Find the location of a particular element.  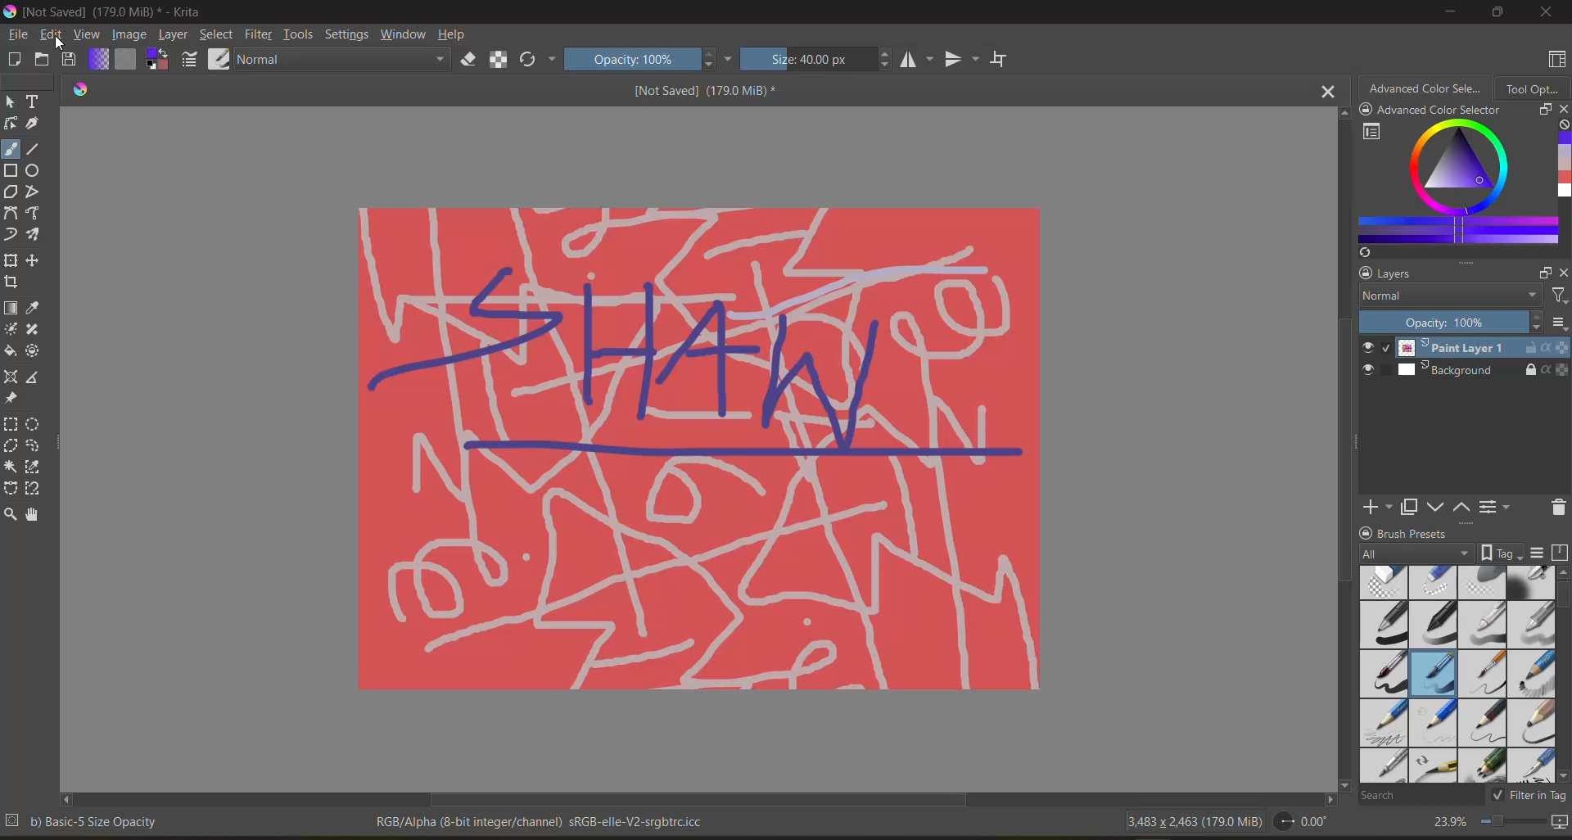

edit shapes tool is located at coordinates (11, 124).